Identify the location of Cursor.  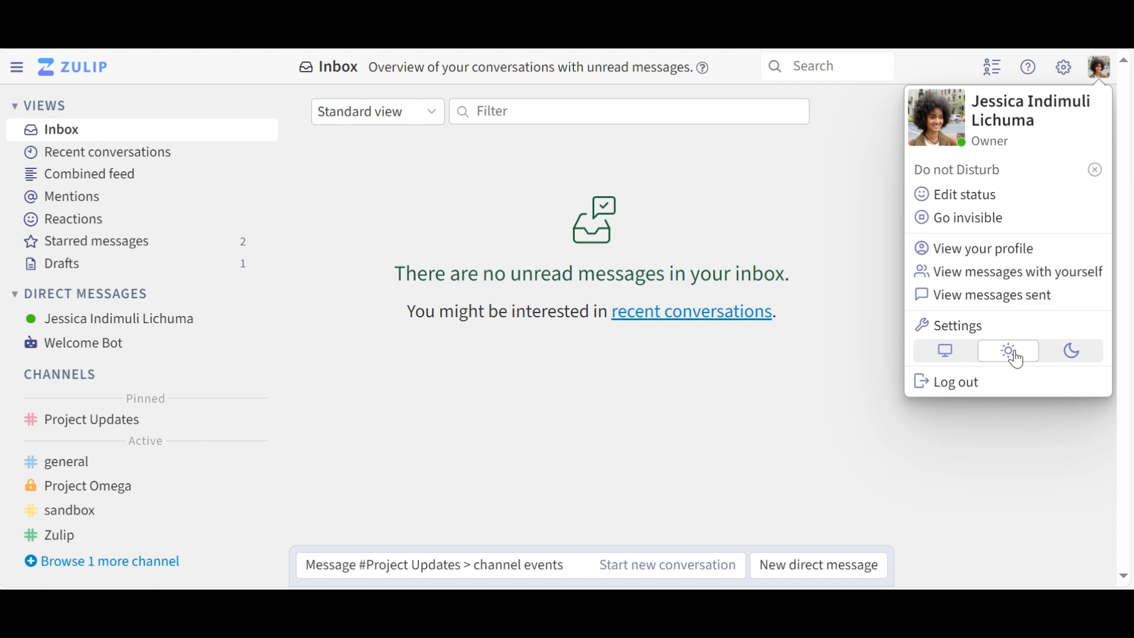
(1014, 360).